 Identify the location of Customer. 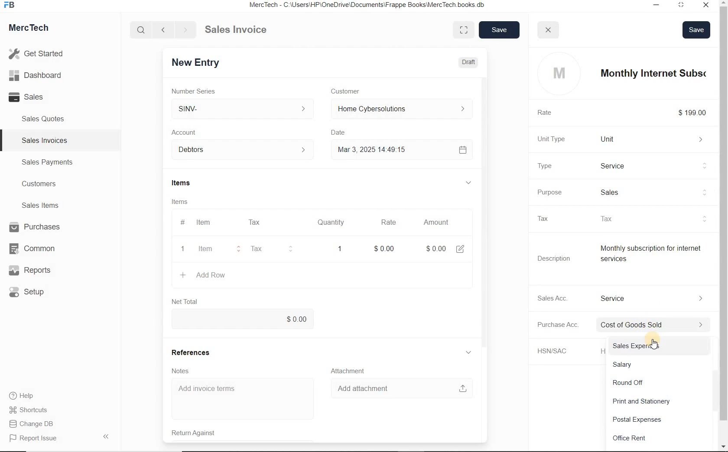
(354, 91).